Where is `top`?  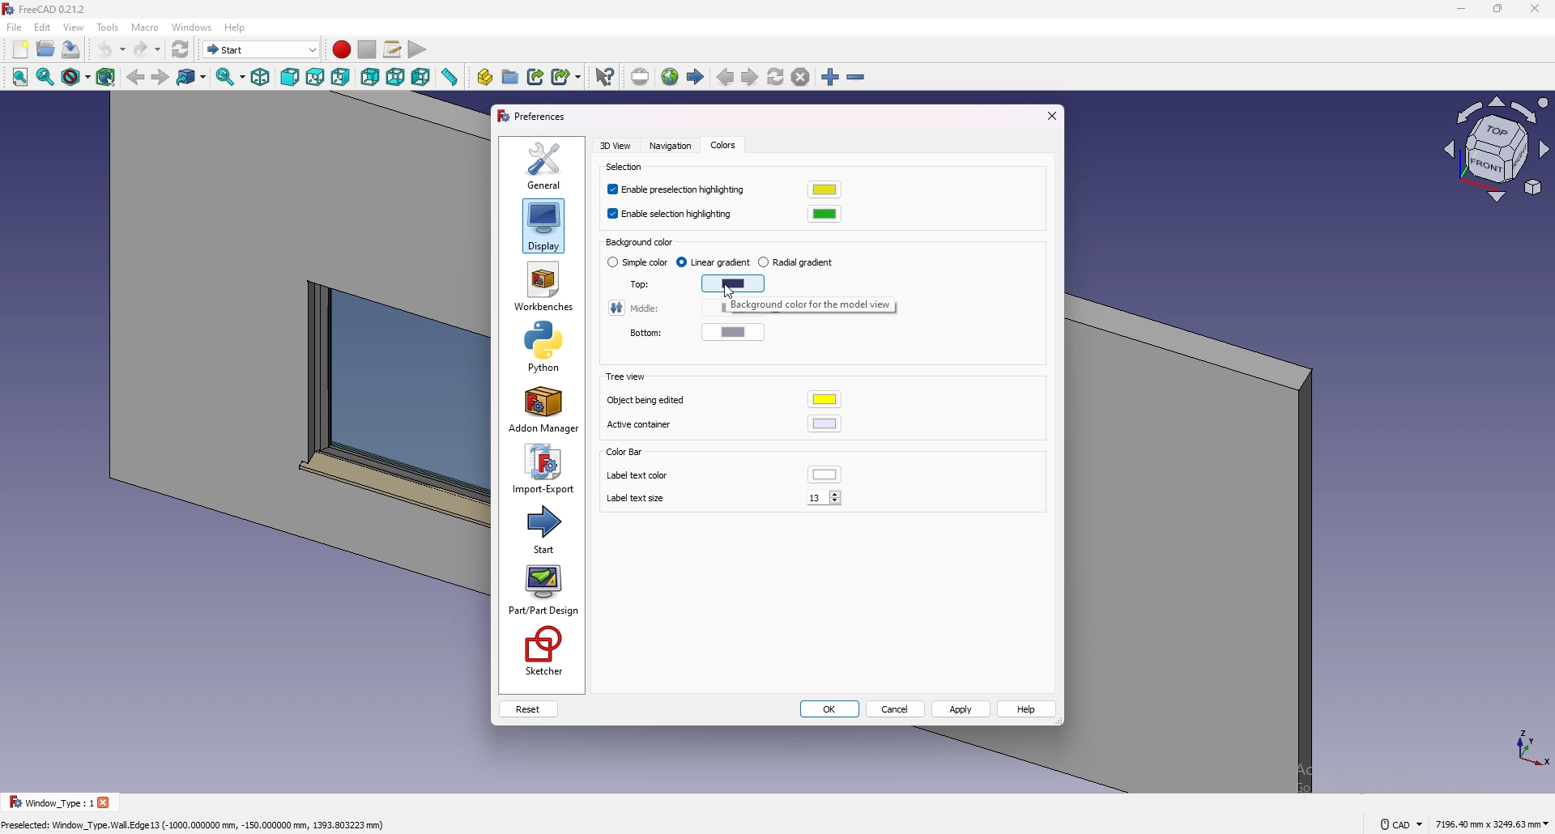 top is located at coordinates (635, 284).